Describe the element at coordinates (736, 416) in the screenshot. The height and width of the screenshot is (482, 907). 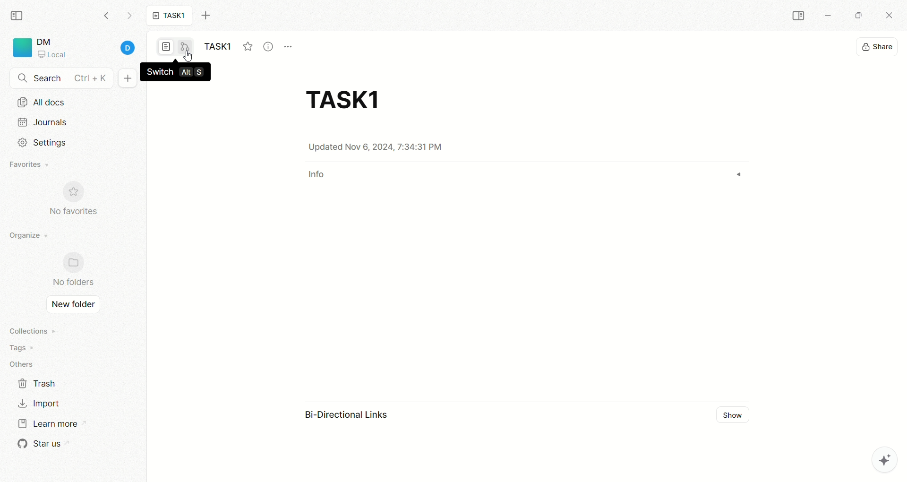
I see `show` at that location.